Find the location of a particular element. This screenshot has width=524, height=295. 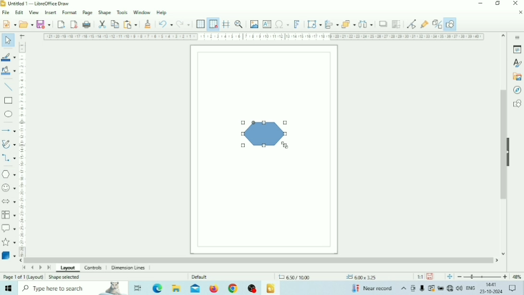

Restore Down is located at coordinates (498, 3).